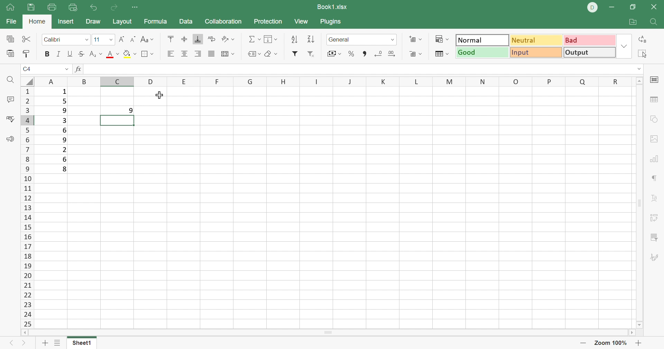  I want to click on Orientation, so click(229, 38).